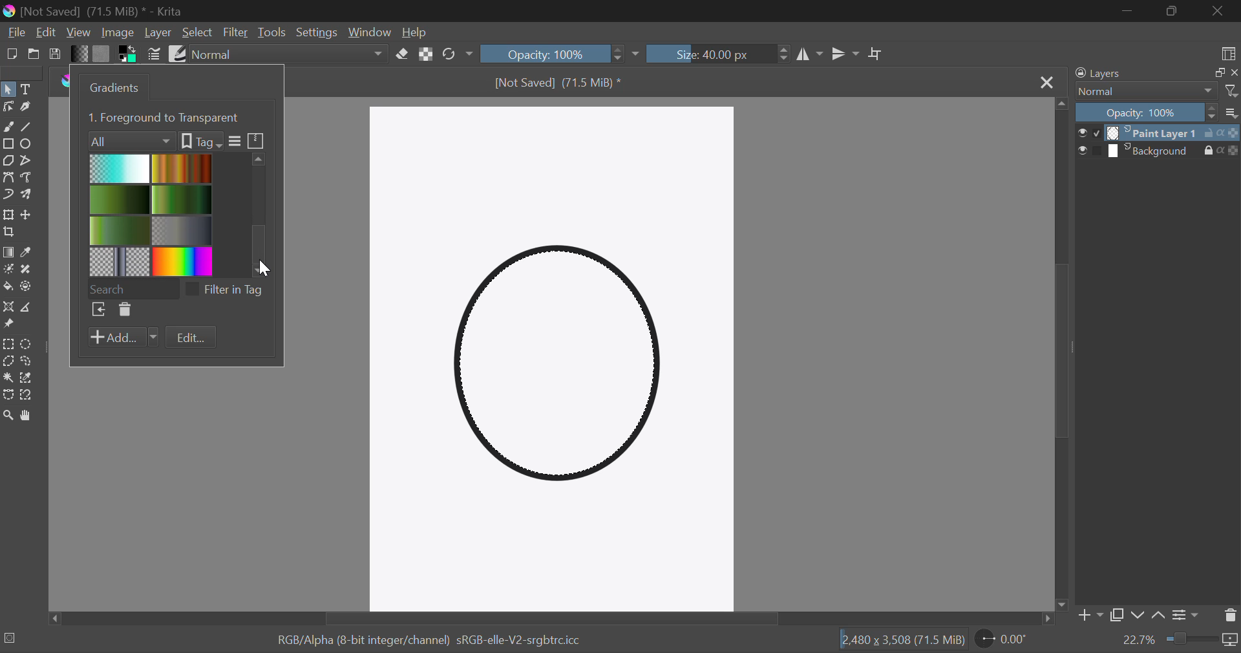  What do you see at coordinates (847, 56) in the screenshot?
I see `Horizontal Mirror Flip` at bounding box center [847, 56].